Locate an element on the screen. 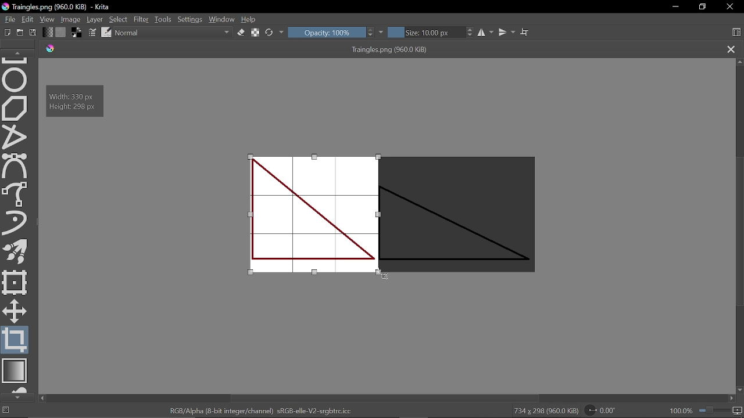 The image size is (744, 418). Choose brush preset is located at coordinates (106, 33).